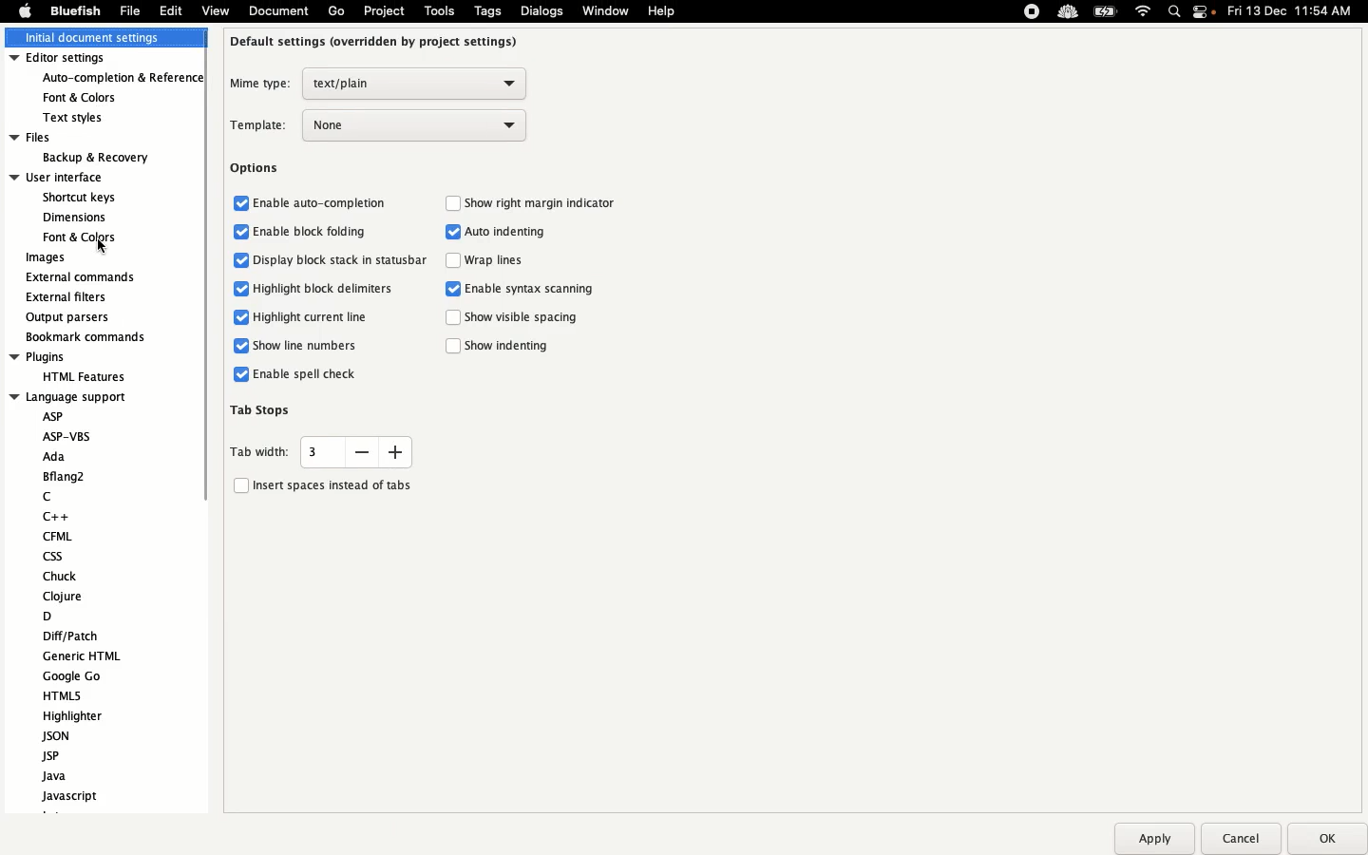 Image resolution: width=1368 pixels, height=855 pixels. I want to click on Notification, so click(1206, 13).